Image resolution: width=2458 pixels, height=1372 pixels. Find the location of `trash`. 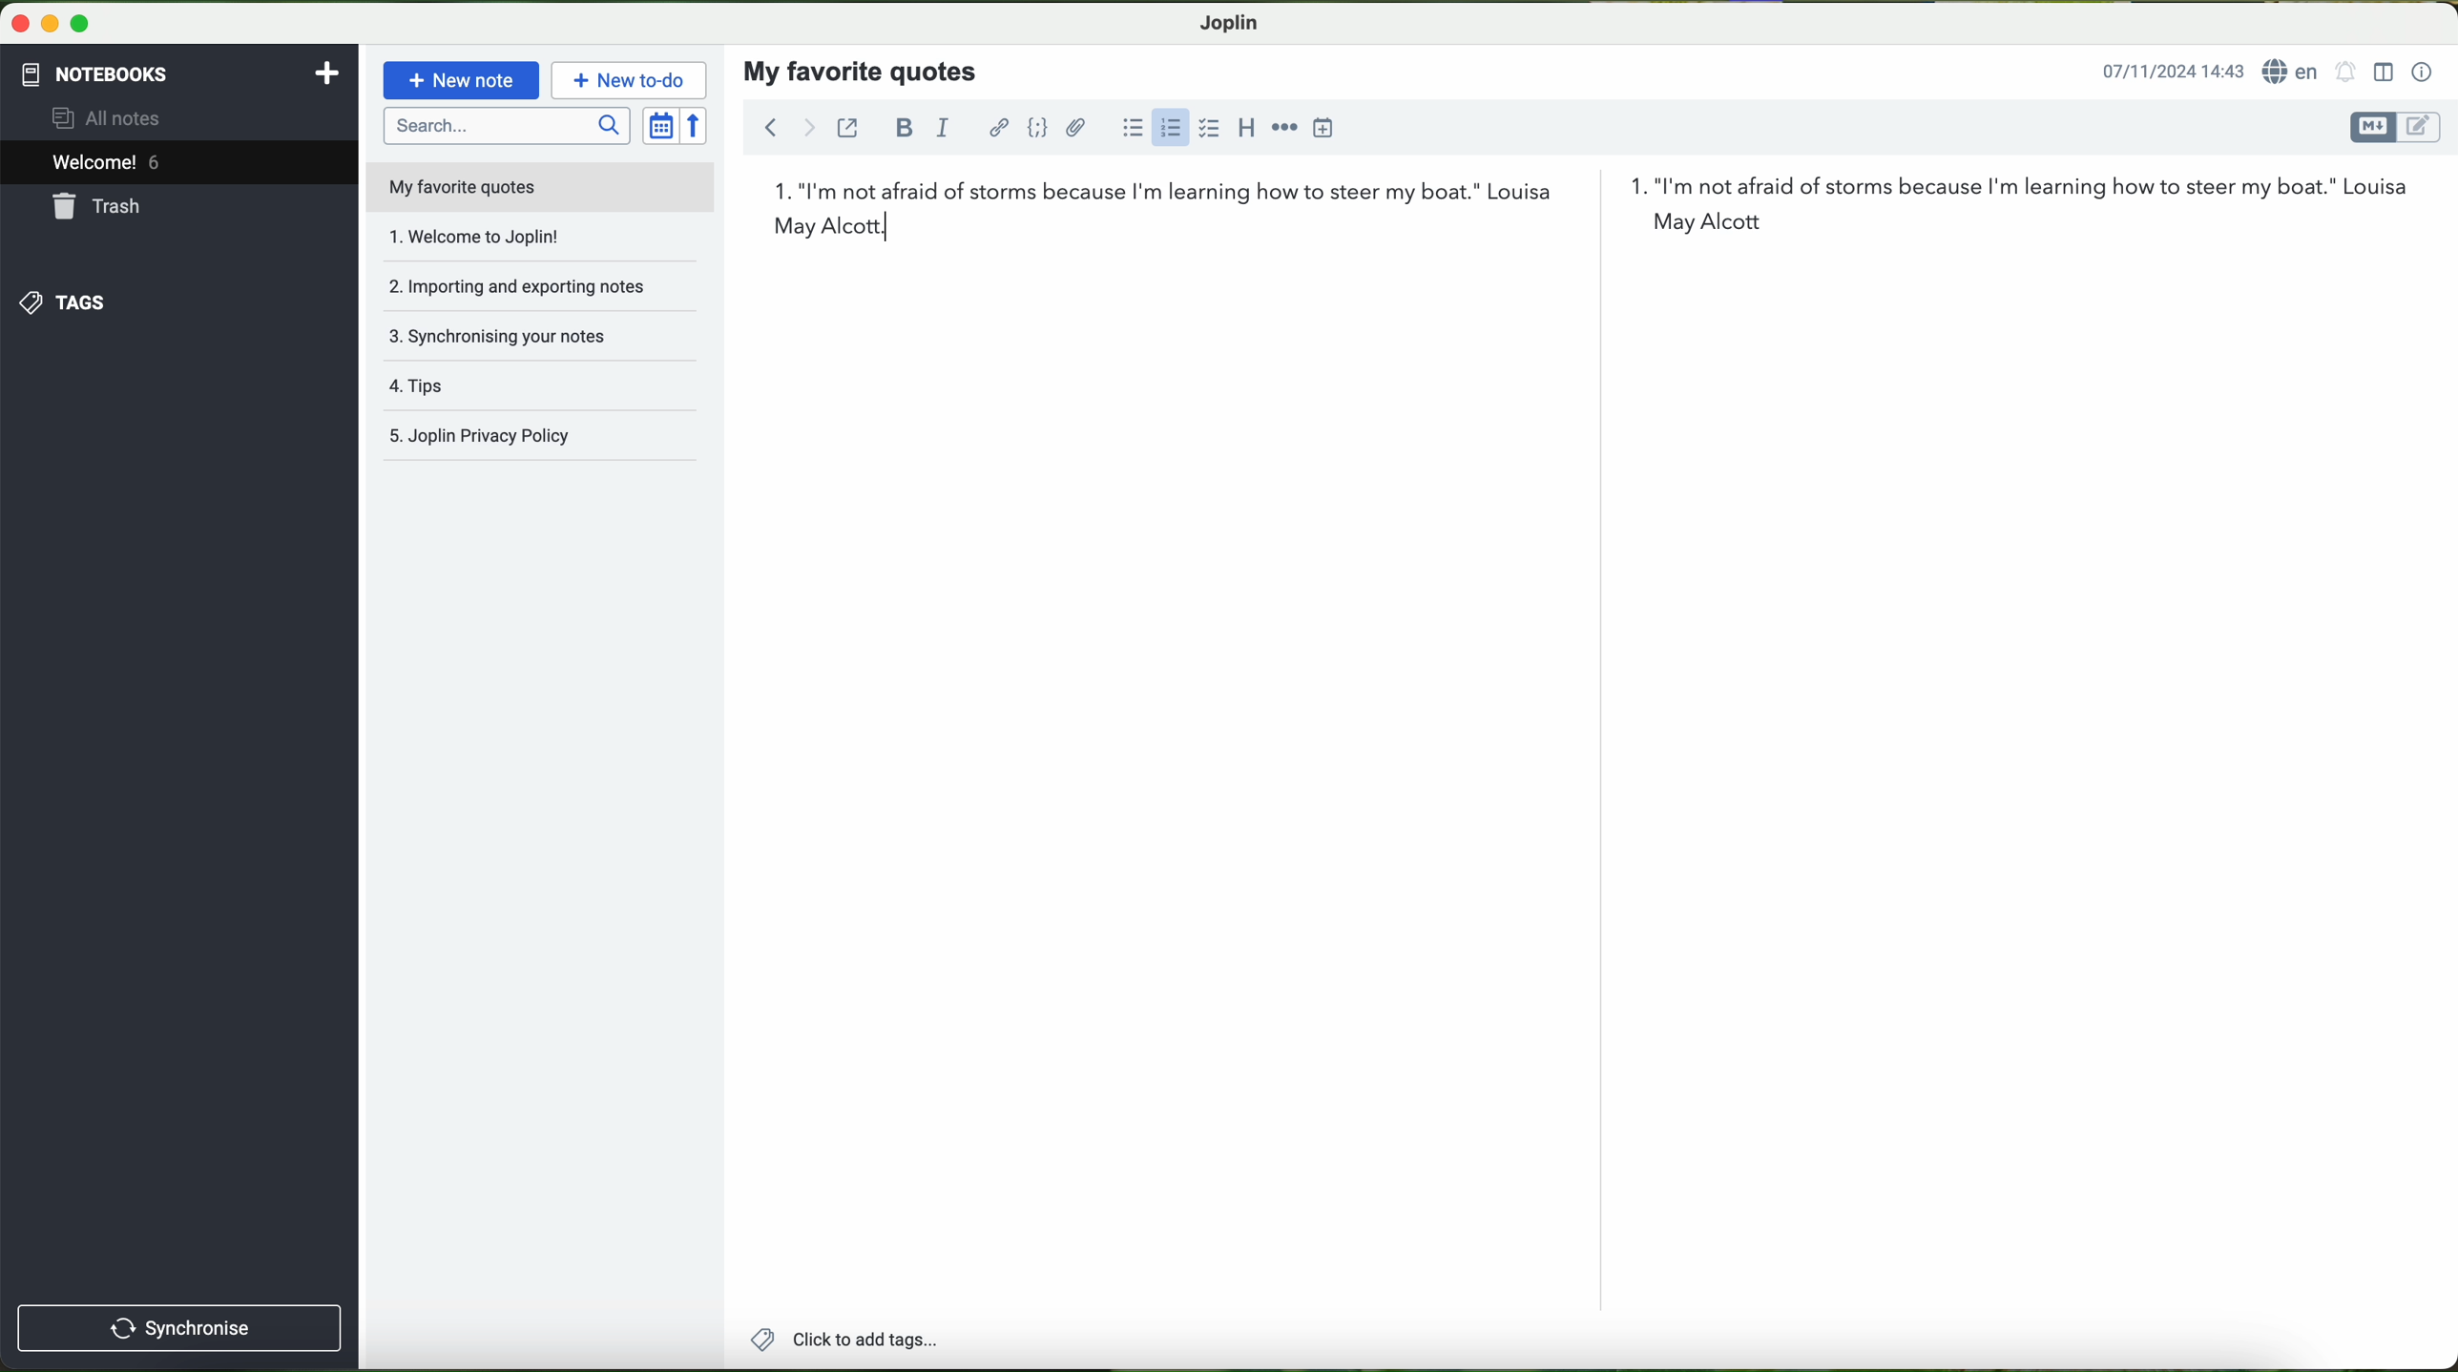

trash is located at coordinates (181, 208).